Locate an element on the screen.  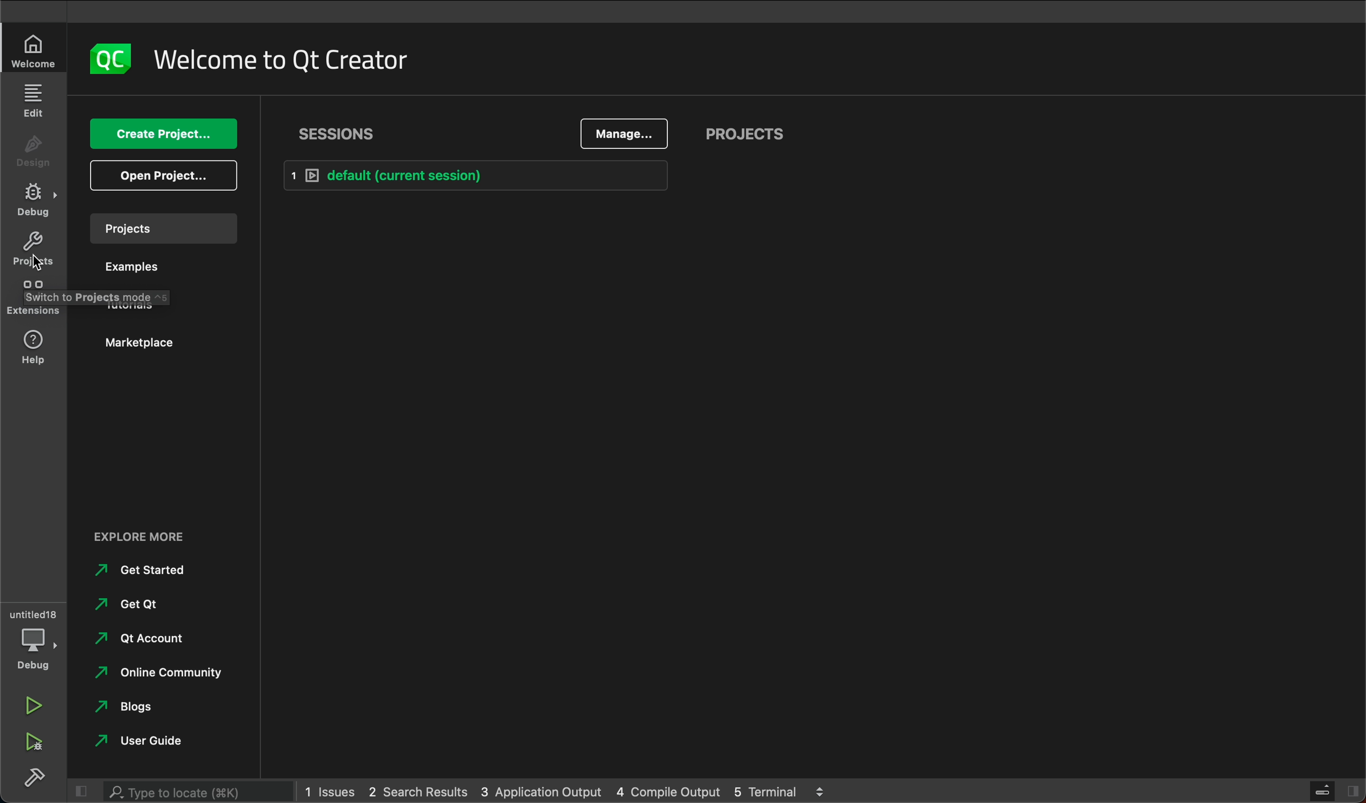
open project is located at coordinates (163, 174).